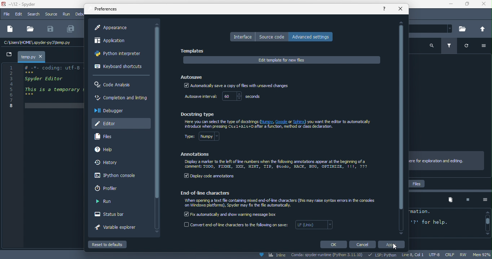  Describe the element at coordinates (9, 29) in the screenshot. I see `new` at that location.